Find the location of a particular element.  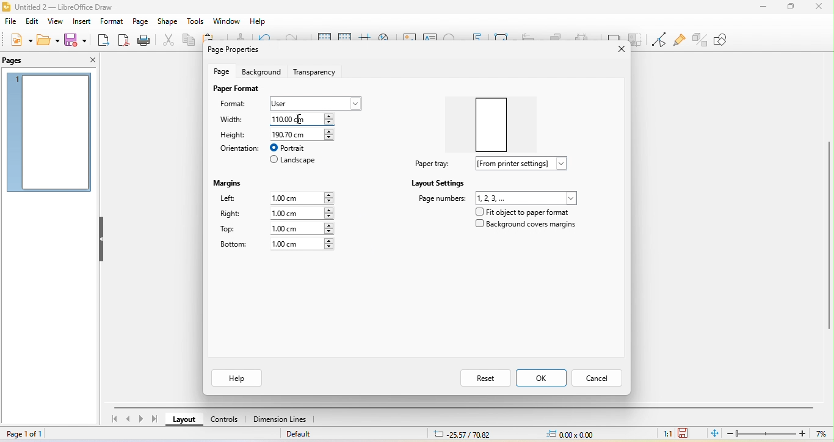

hide is located at coordinates (102, 240).